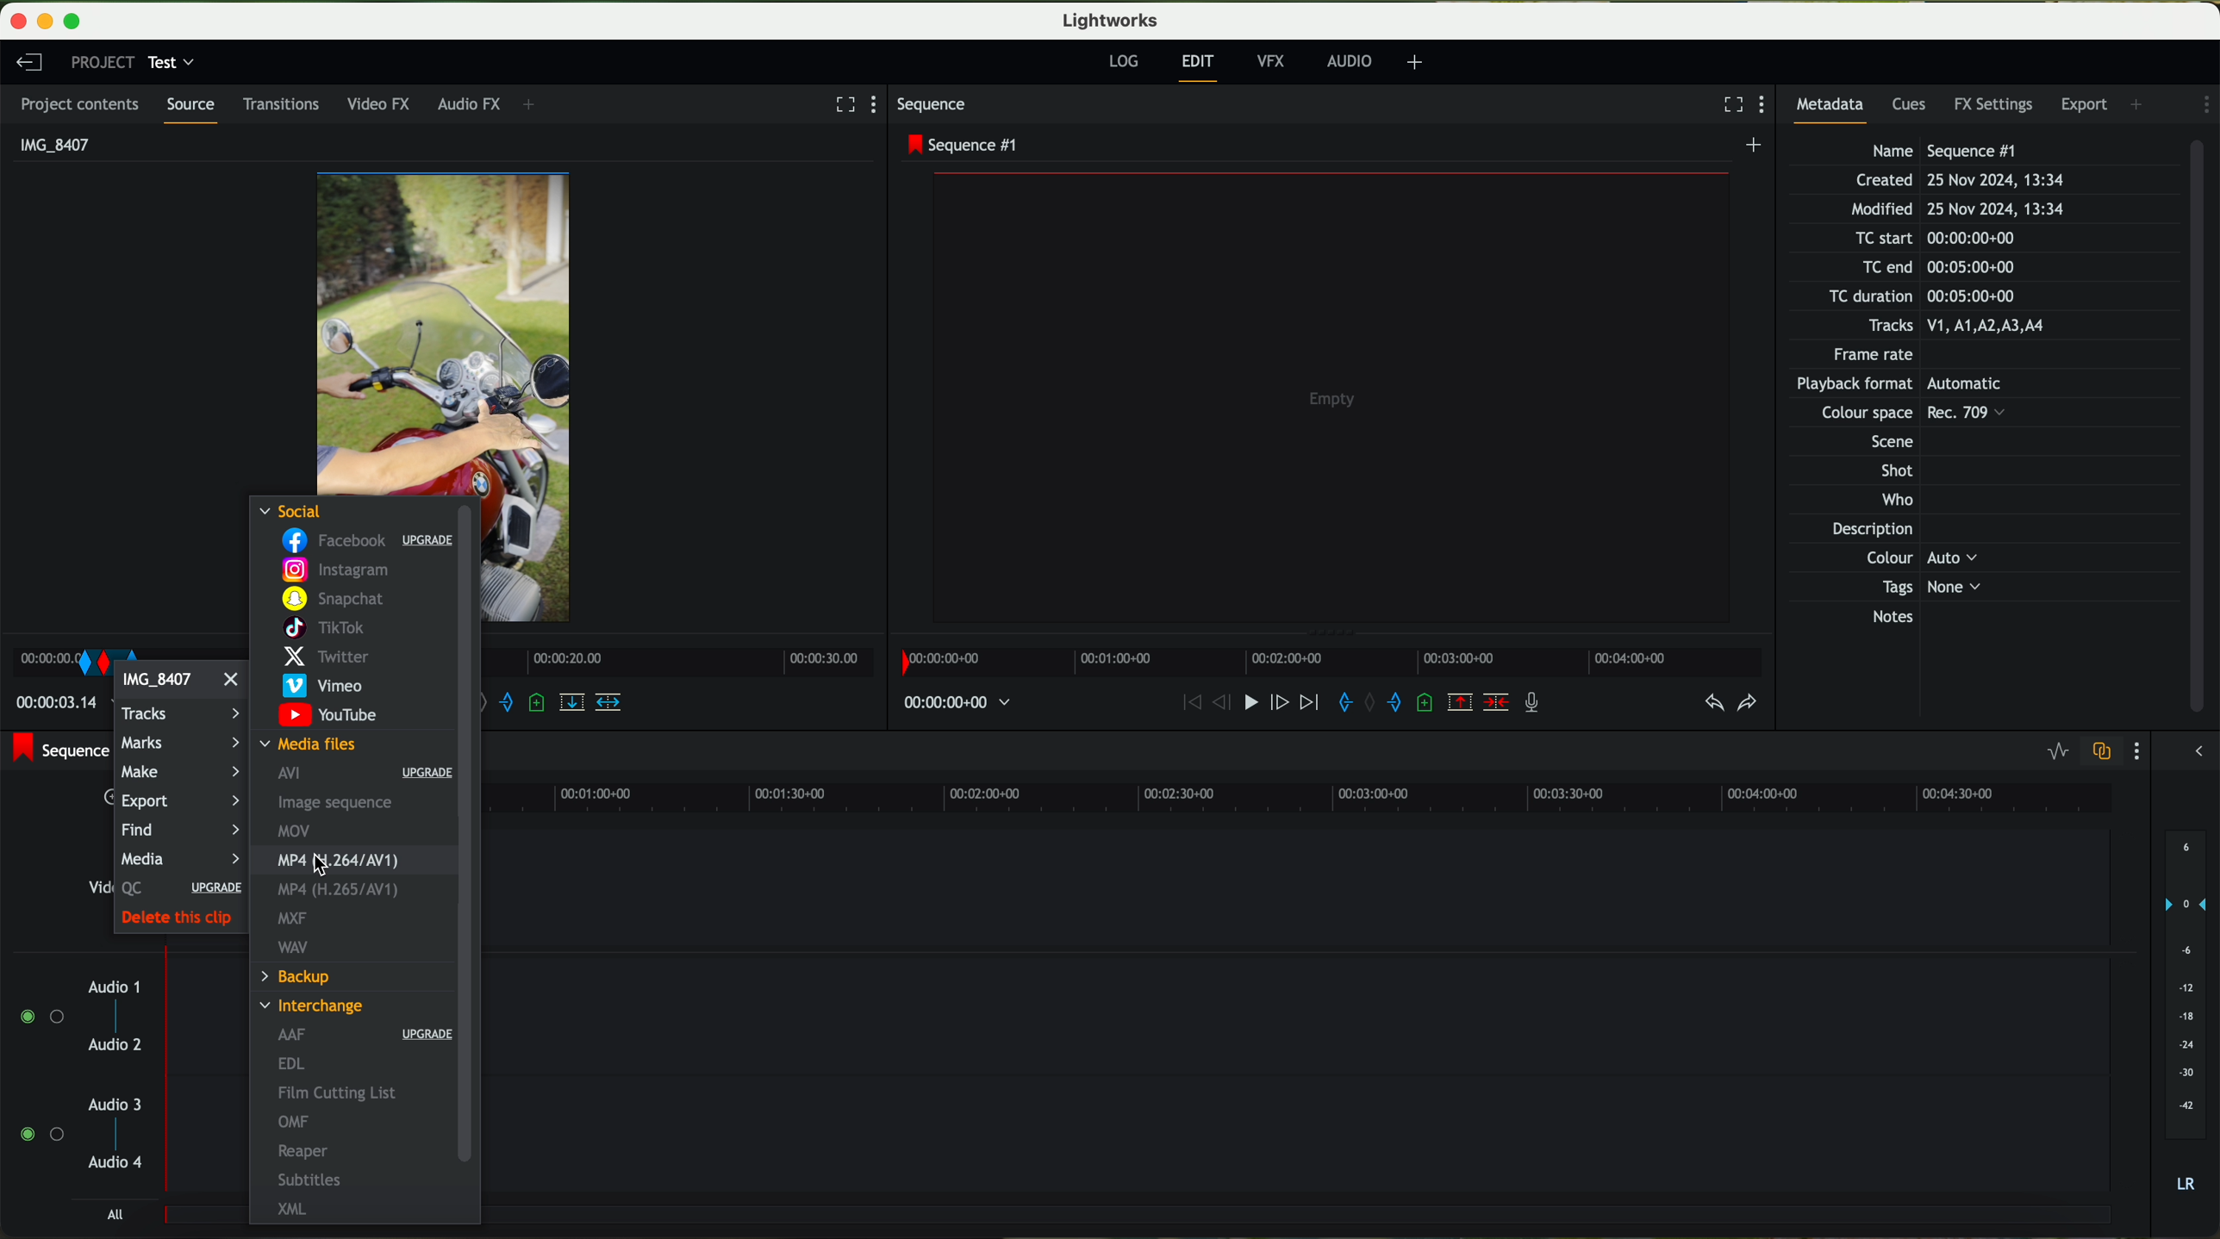  What do you see at coordinates (1533, 701) in the screenshot?
I see `record a voice over` at bounding box center [1533, 701].